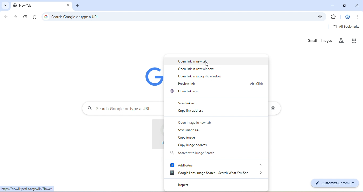 The image size is (363, 192). I want to click on open link in incognito window, so click(198, 76).